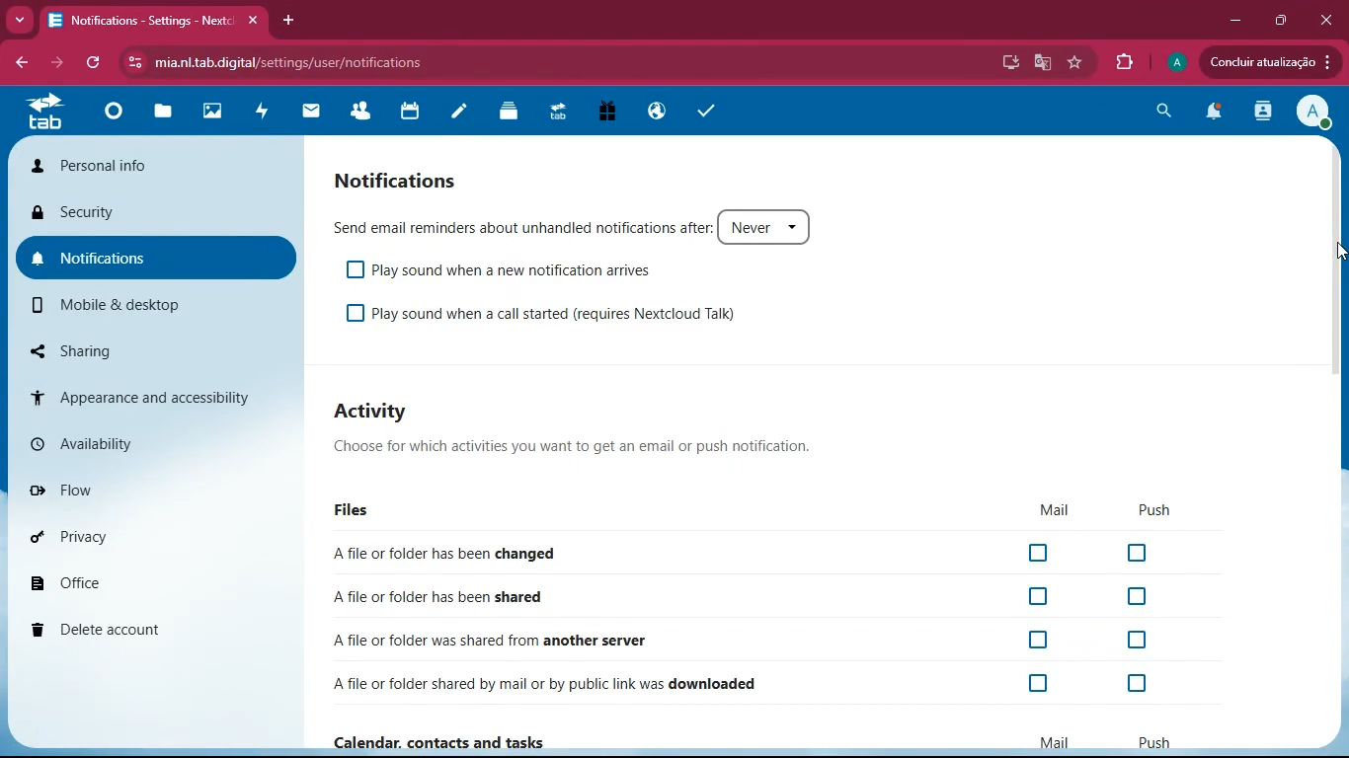 The height and width of the screenshot is (758, 1349). Describe the element at coordinates (1280, 20) in the screenshot. I see `maximize` at that location.